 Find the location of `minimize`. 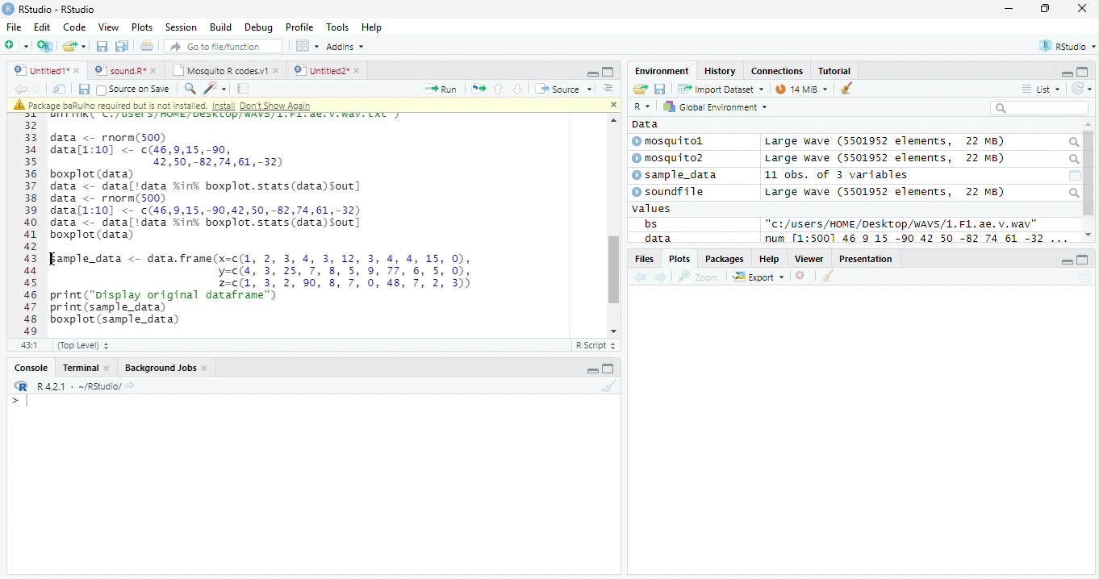

minimize is located at coordinates (1067, 260).